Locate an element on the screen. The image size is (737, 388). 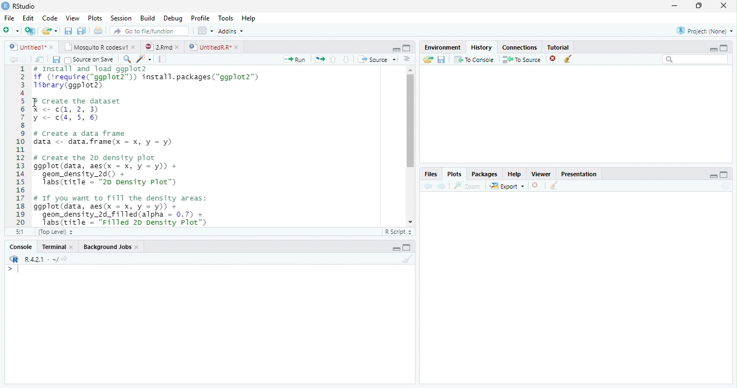
close is located at coordinates (536, 185).